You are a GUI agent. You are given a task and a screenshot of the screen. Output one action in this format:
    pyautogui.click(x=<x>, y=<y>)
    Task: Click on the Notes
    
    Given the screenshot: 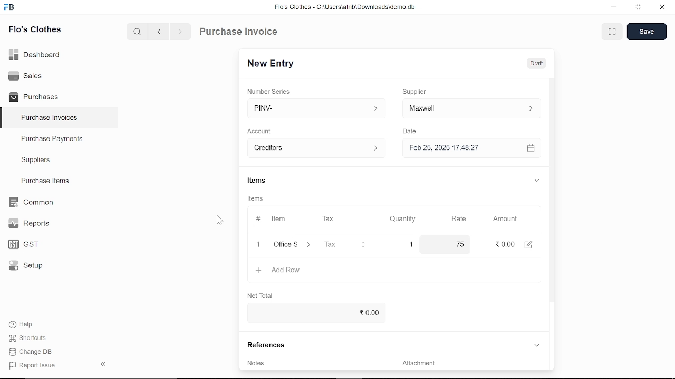 What is the action you would take?
    pyautogui.click(x=257, y=363)
    